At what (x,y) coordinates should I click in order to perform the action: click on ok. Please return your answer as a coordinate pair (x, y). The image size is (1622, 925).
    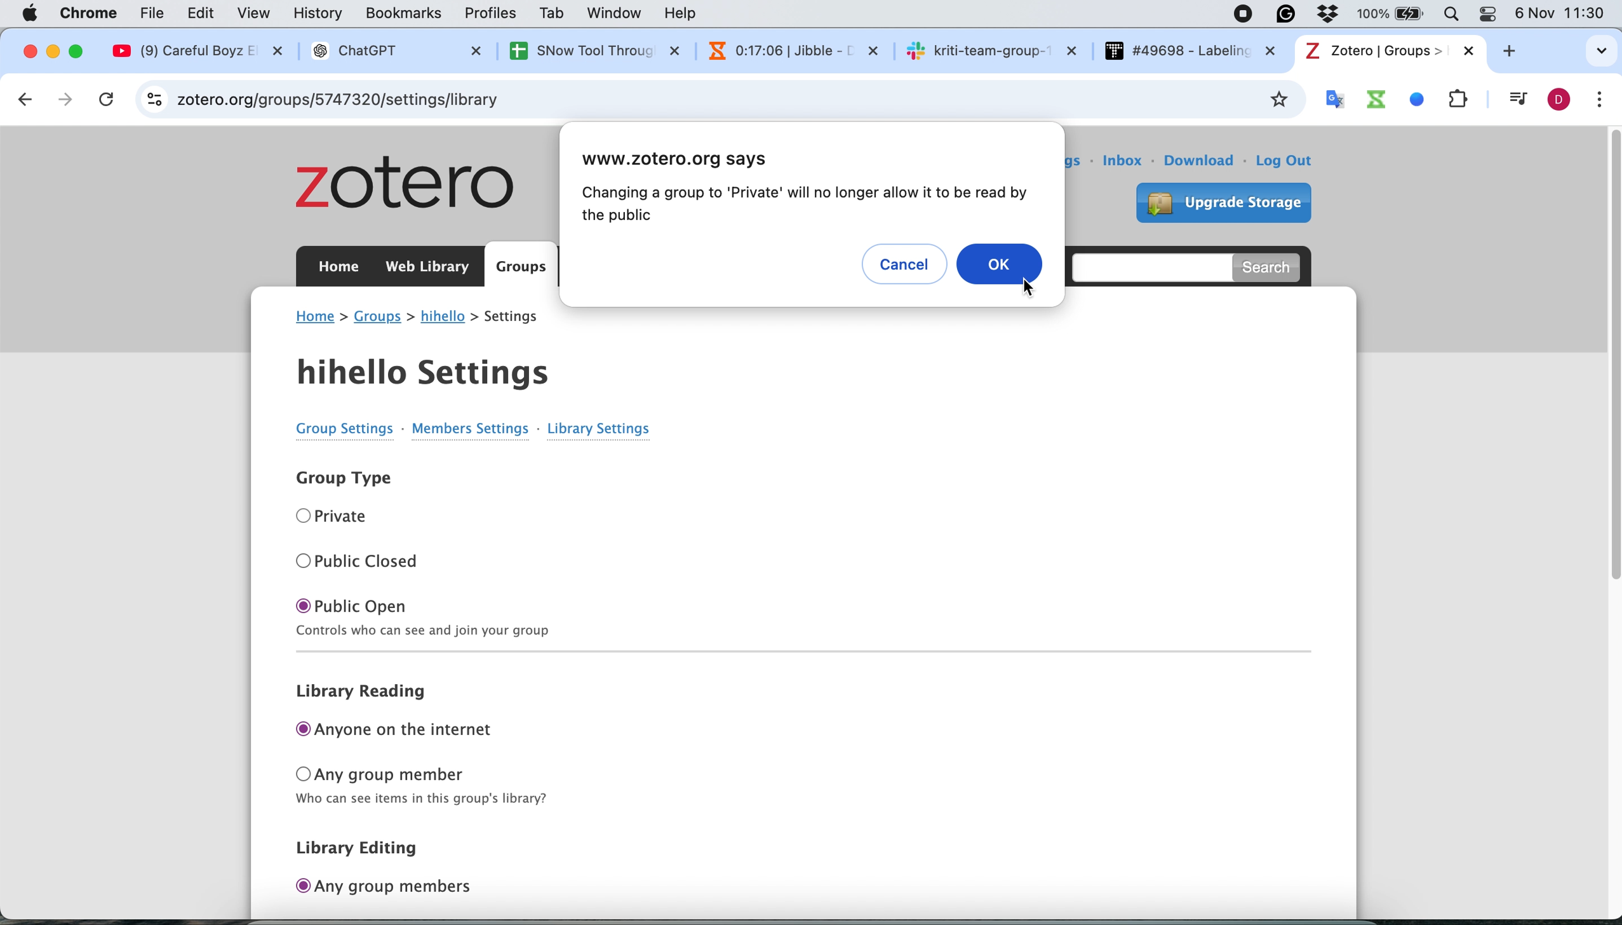
    Looking at the image, I should click on (1002, 263).